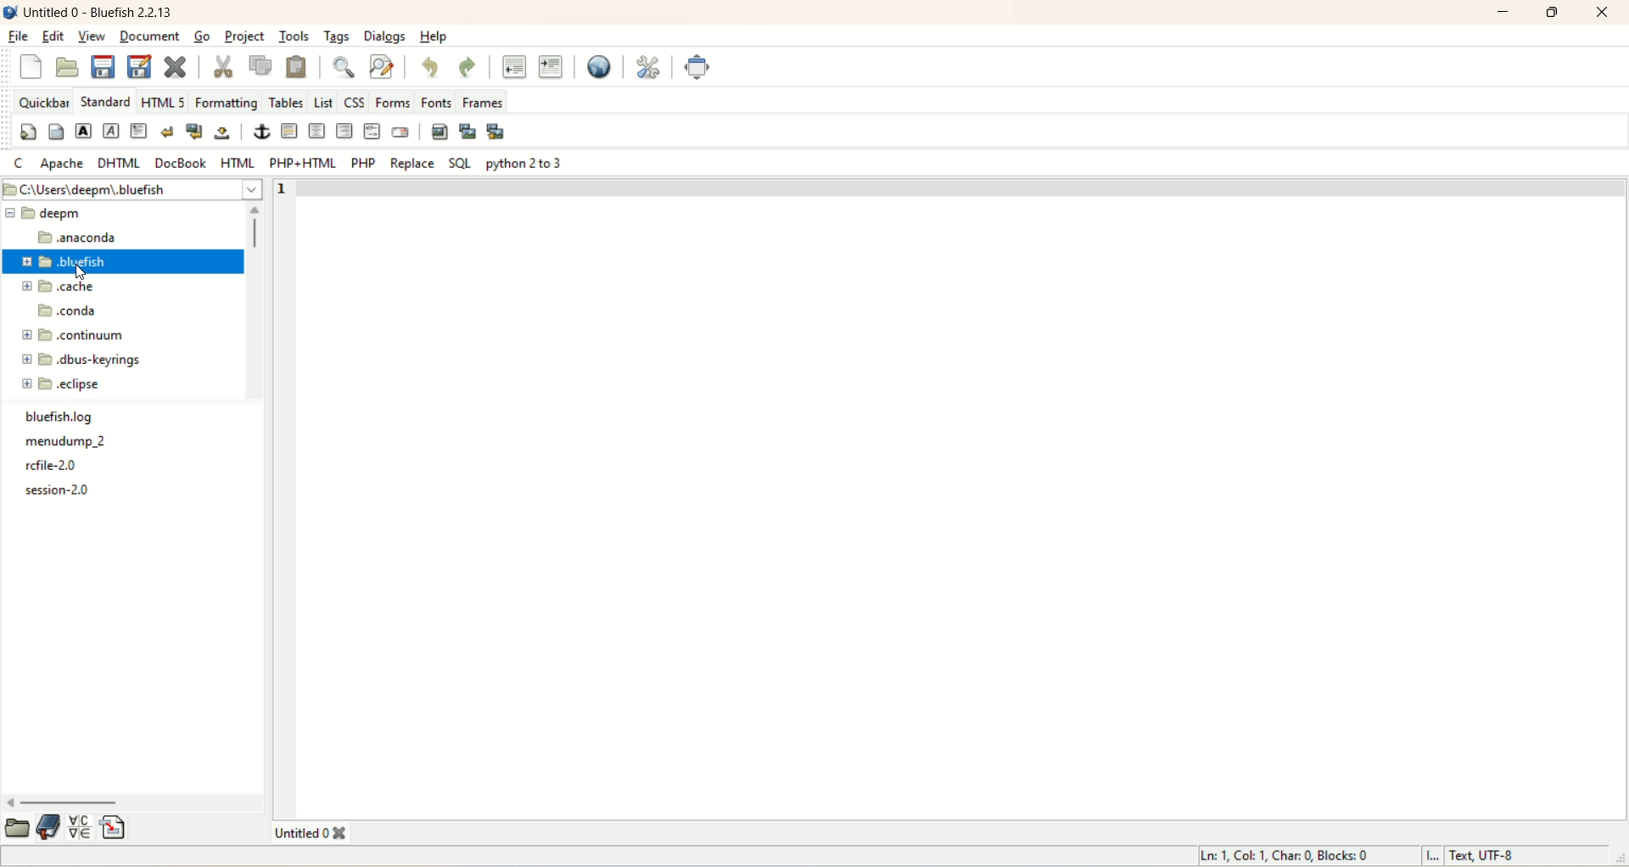  What do you see at coordinates (136, 190) in the screenshot?
I see `location` at bounding box center [136, 190].